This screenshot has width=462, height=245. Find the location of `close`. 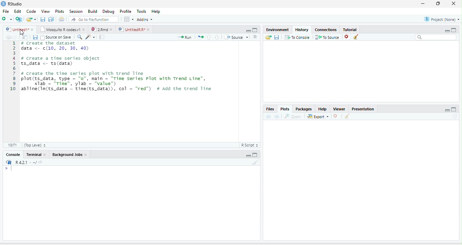

close is located at coordinates (111, 29).